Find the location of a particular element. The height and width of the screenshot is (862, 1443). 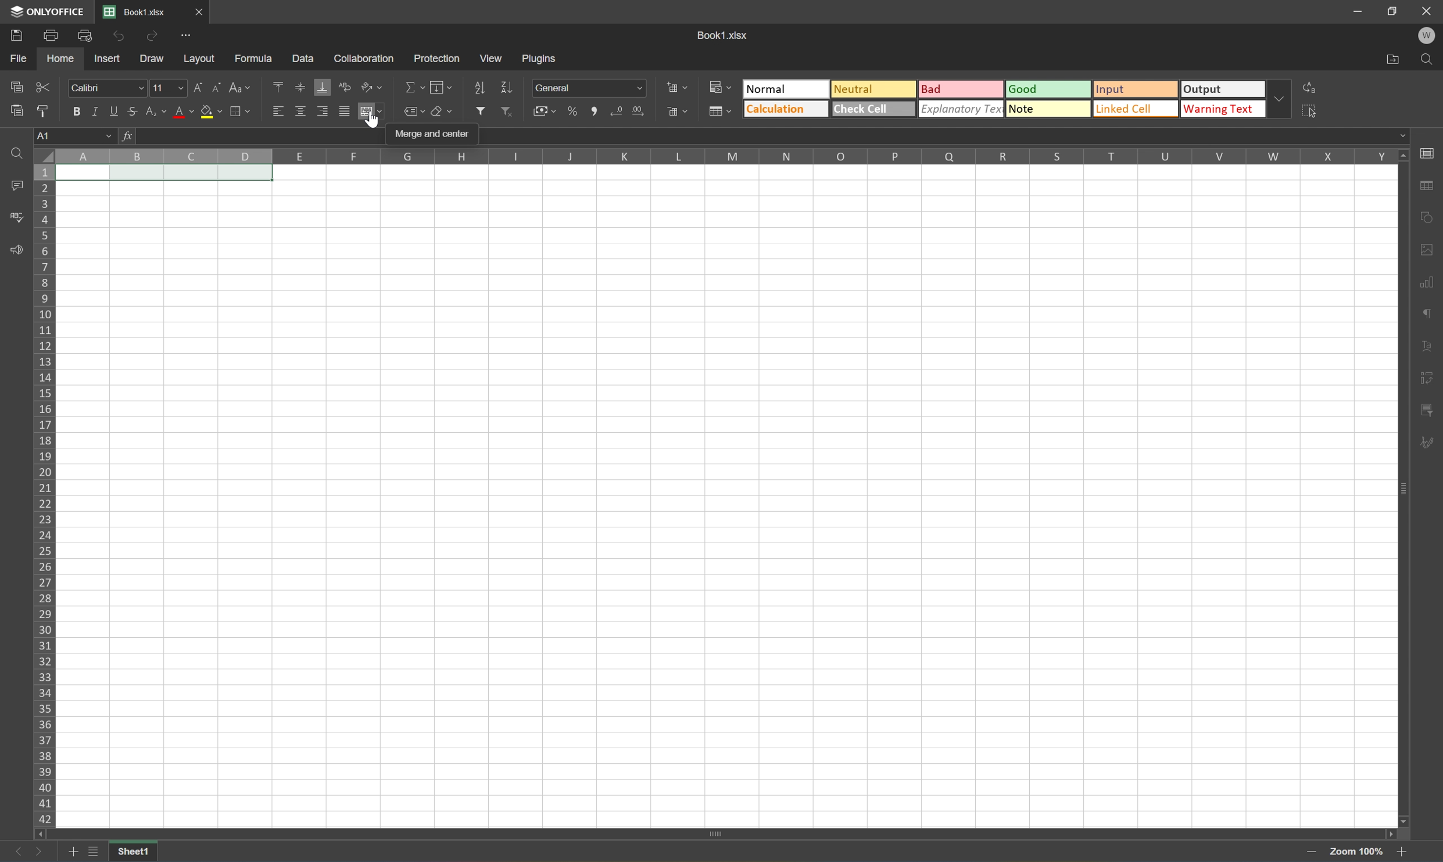

Filter is located at coordinates (479, 111).